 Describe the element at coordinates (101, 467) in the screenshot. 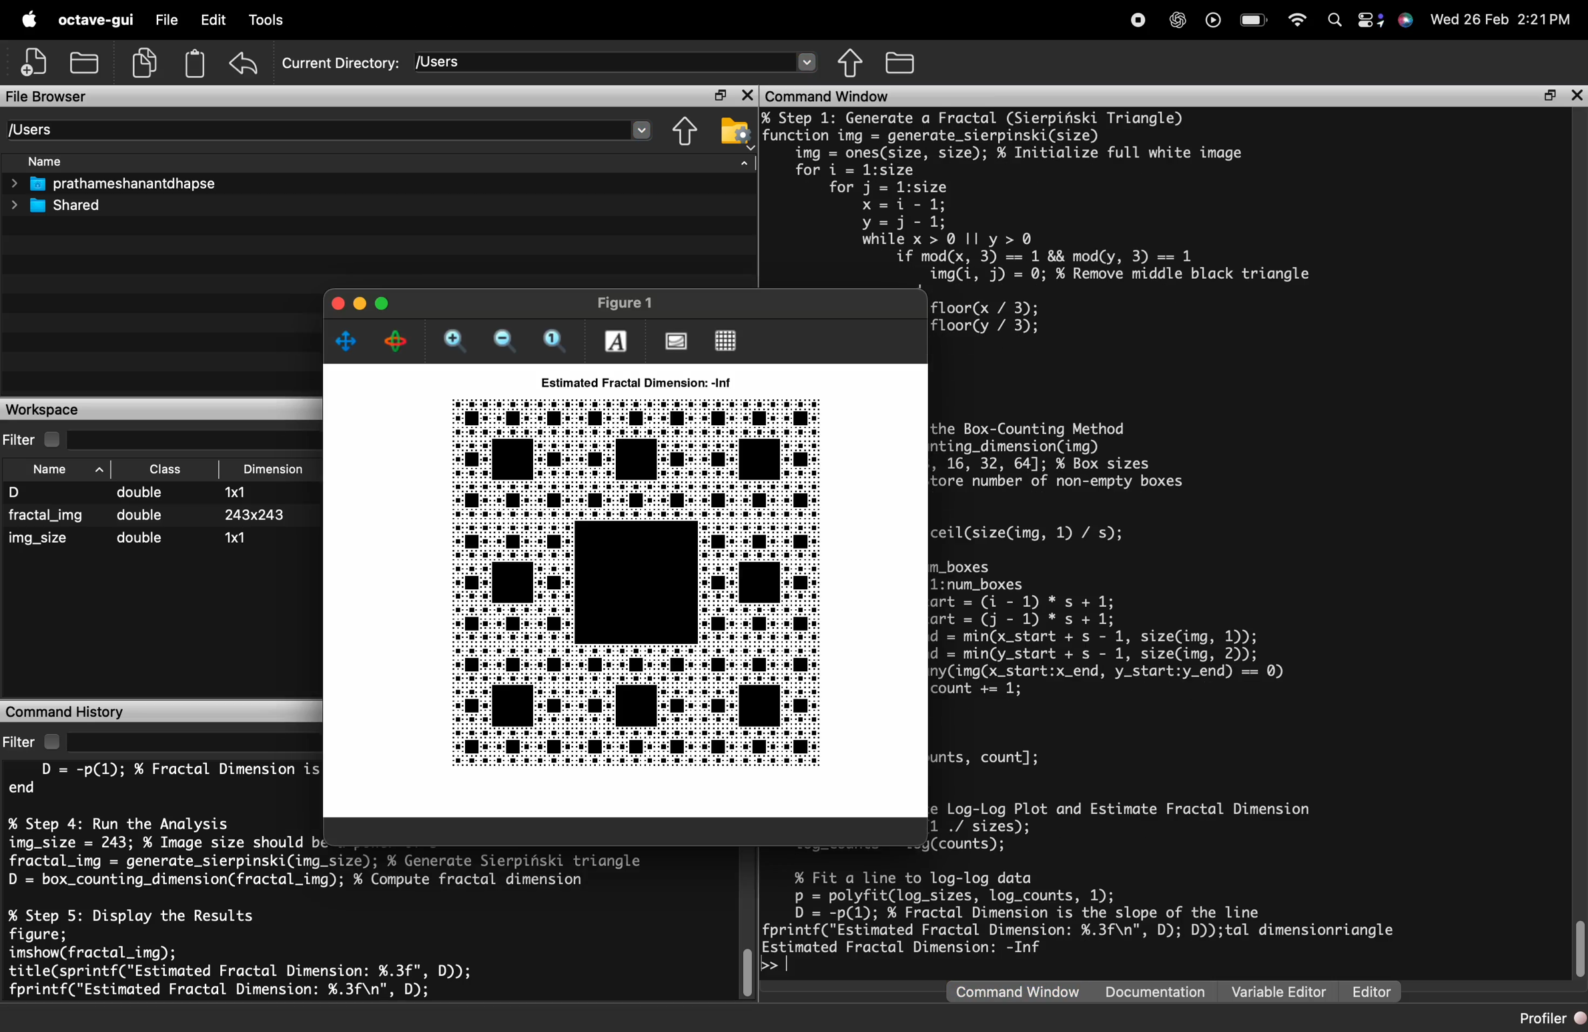

I see `sort` at that location.